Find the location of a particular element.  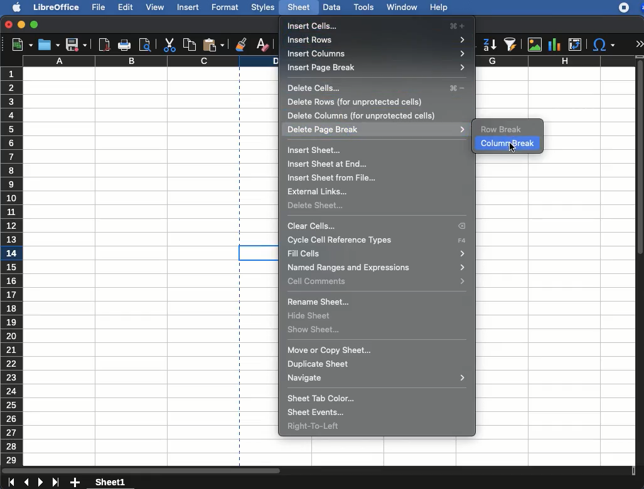

column is located at coordinates (152, 61).